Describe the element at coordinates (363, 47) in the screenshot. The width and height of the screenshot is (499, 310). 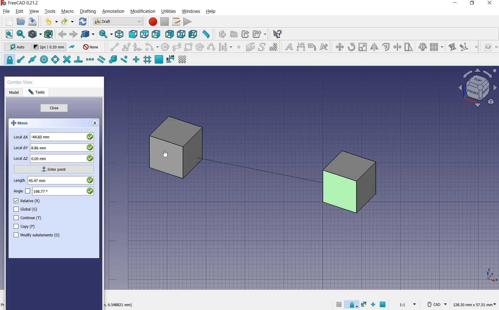
I see `scale` at that location.